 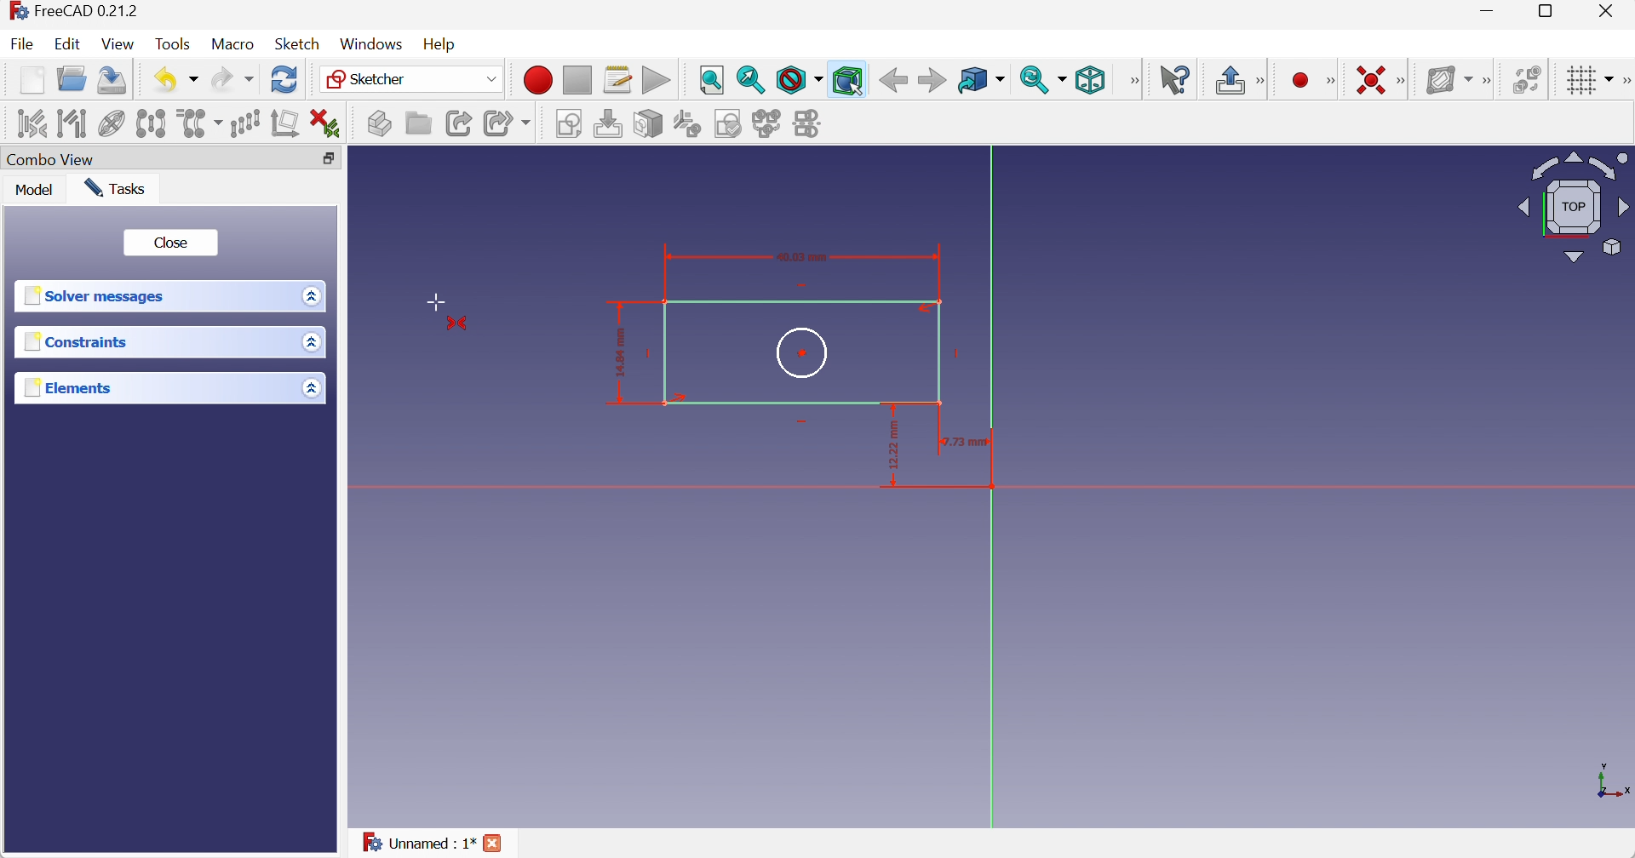 I want to click on Refresh, so click(x=285, y=78).